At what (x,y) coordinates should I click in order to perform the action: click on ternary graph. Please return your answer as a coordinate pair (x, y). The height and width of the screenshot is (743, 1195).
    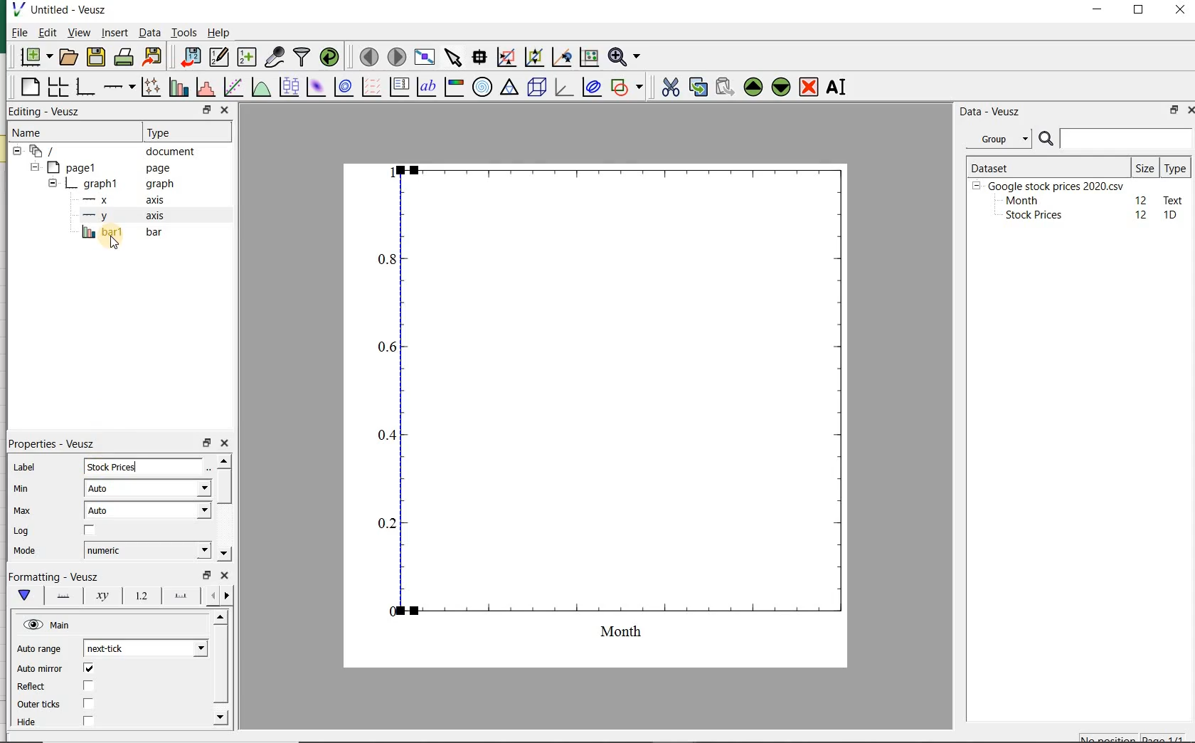
    Looking at the image, I should click on (509, 88).